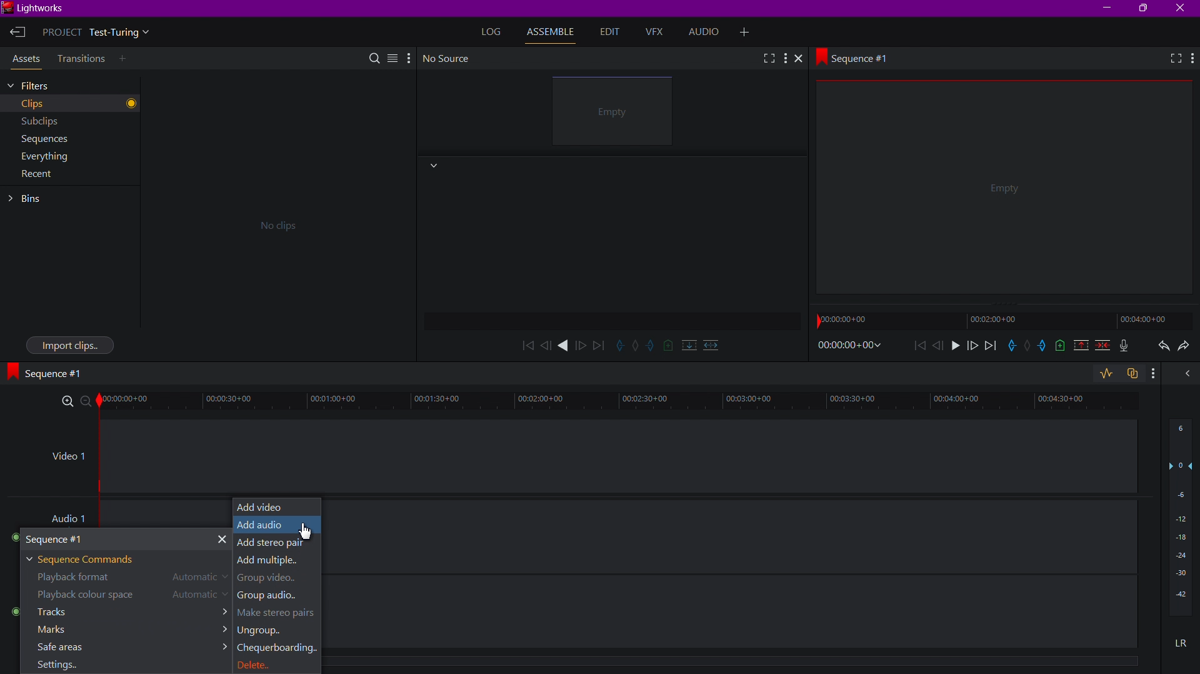  I want to click on play next, so click(599, 345).